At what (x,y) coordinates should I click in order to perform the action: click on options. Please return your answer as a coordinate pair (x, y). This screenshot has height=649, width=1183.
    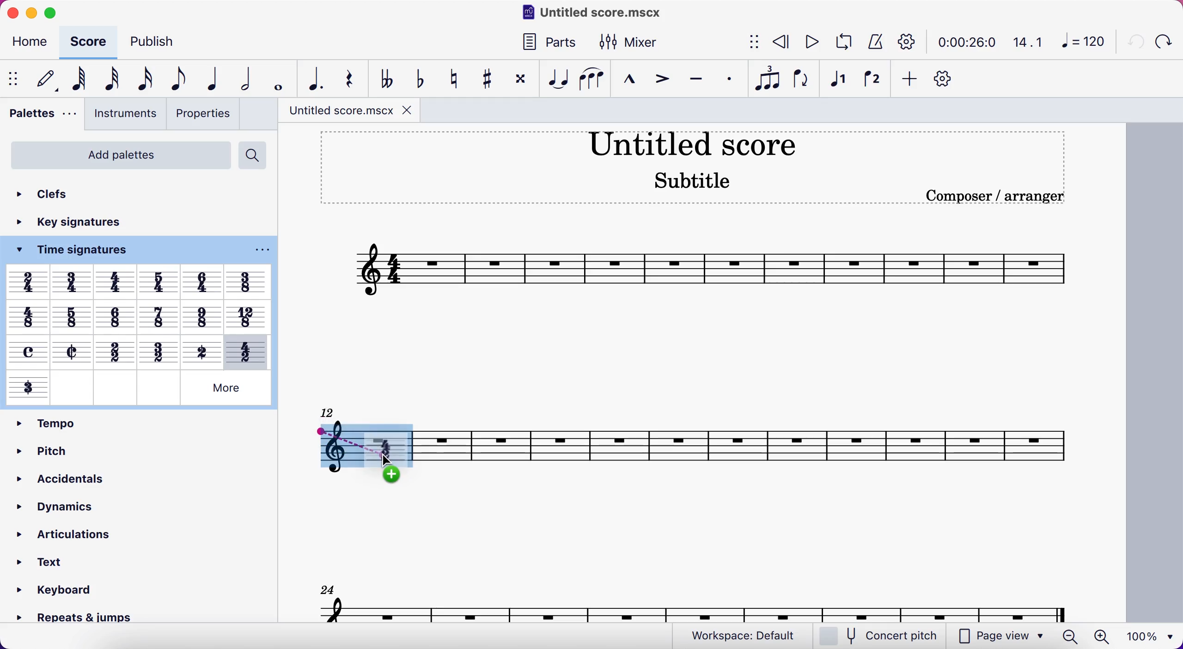
    Looking at the image, I should click on (258, 251).